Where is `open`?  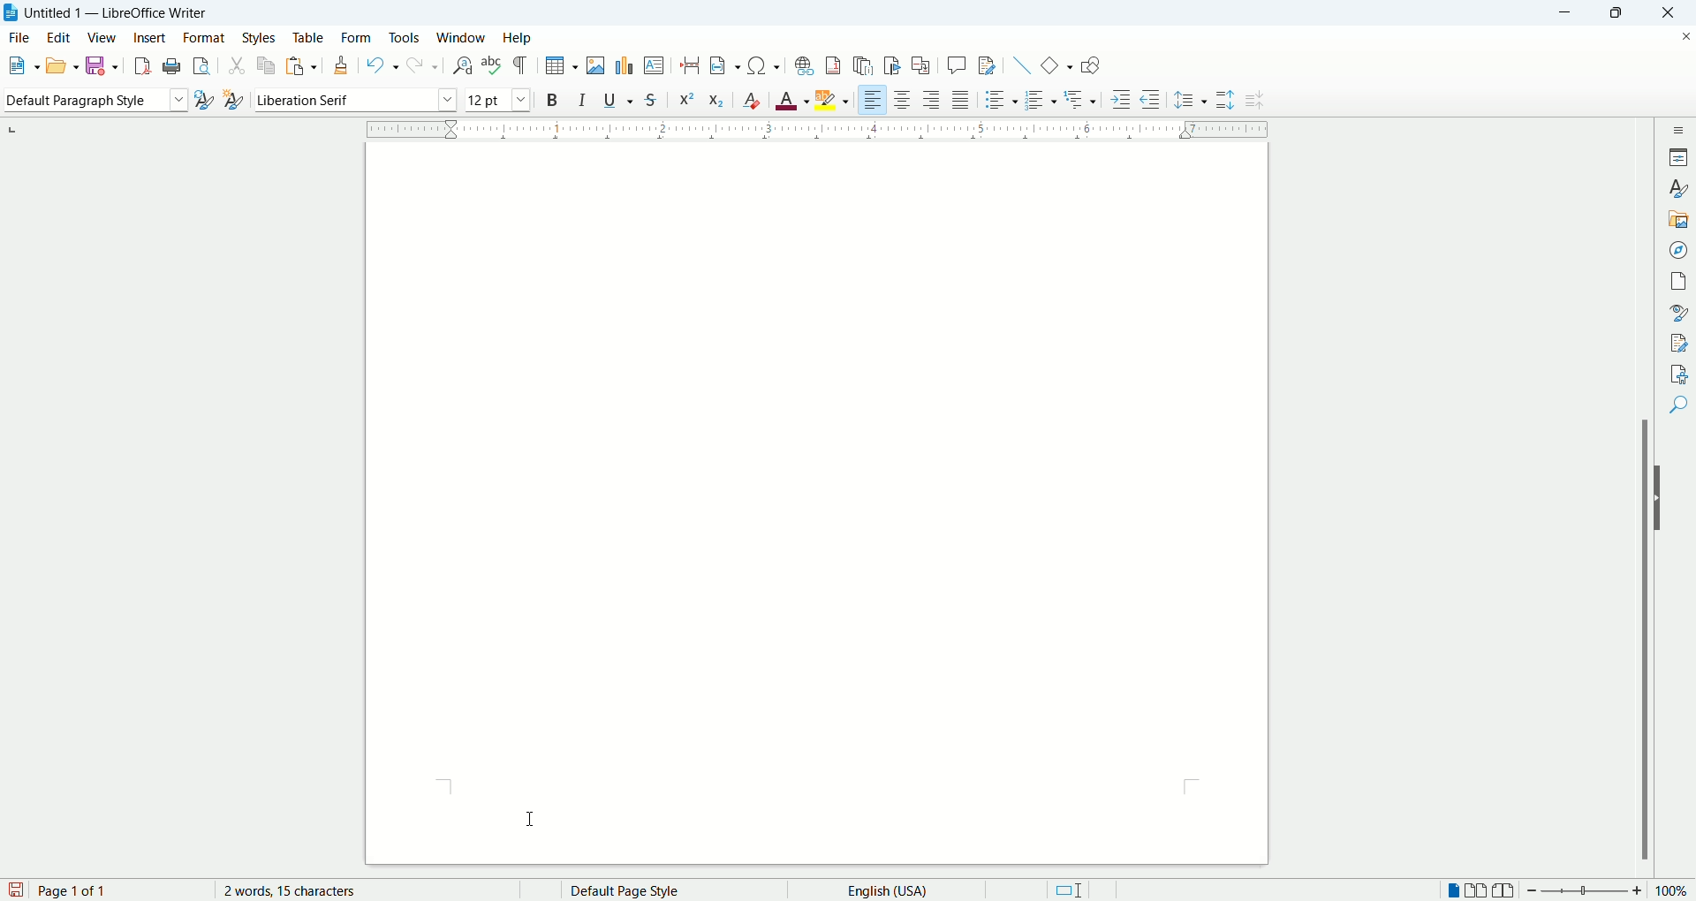
open is located at coordinates (61, 64).